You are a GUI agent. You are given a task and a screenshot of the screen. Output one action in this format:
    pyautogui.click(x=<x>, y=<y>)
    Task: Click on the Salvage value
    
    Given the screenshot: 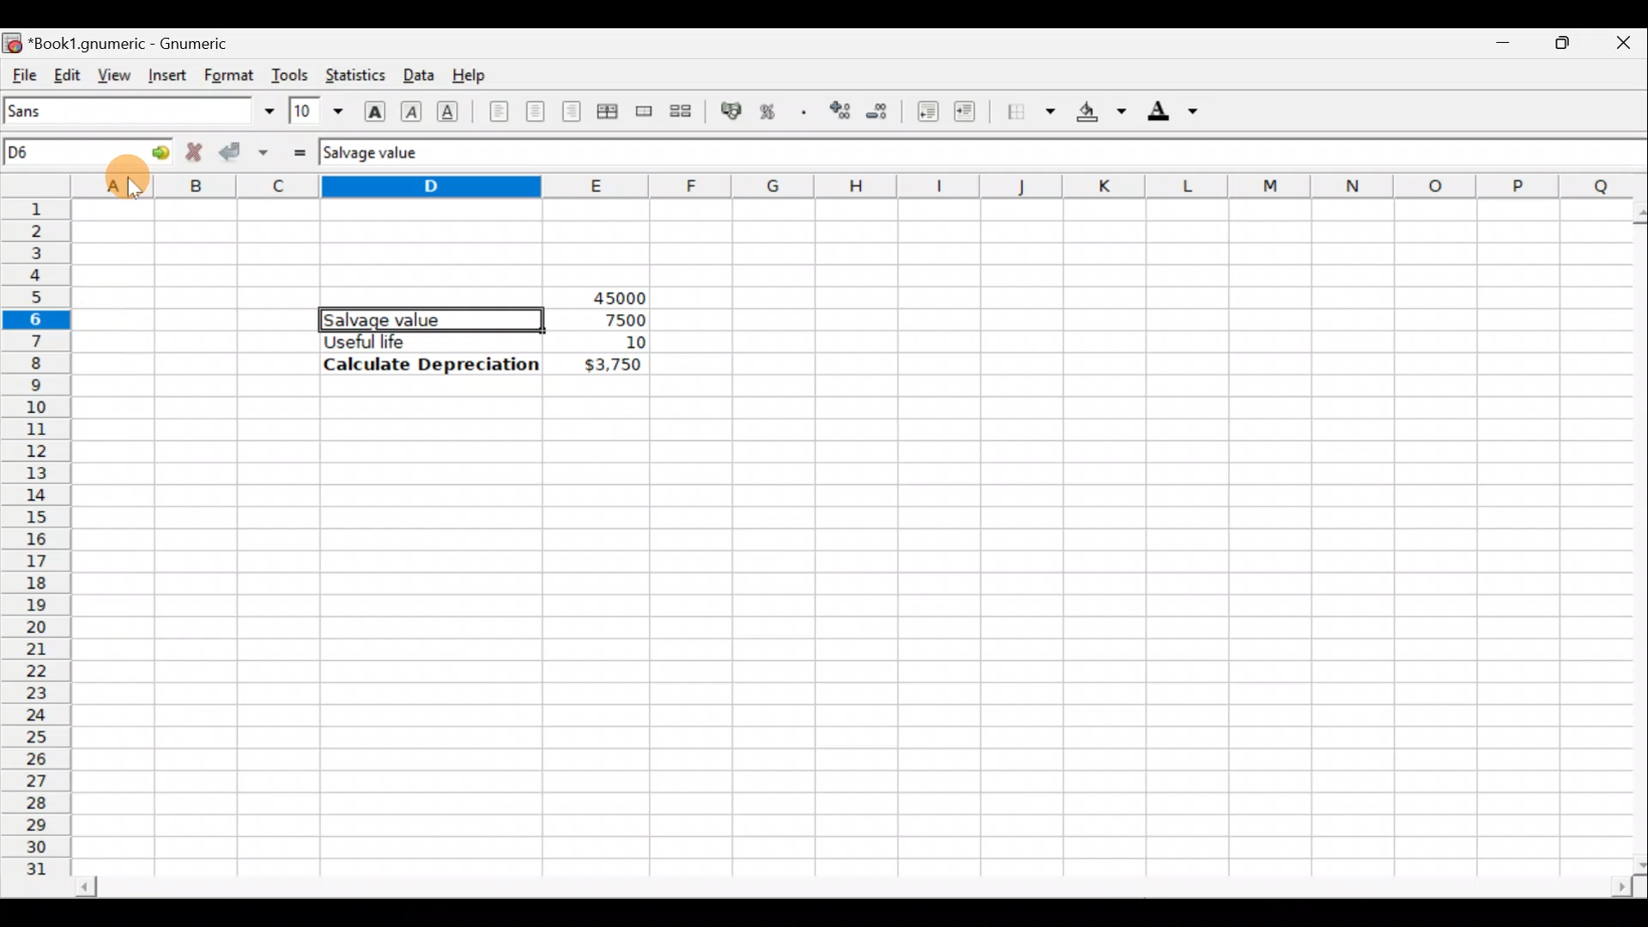 What is the action you would take?
    pyautogui.click(x=392, y=318)
    